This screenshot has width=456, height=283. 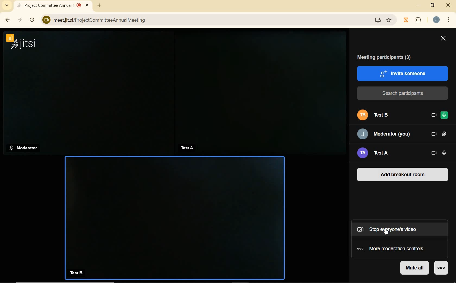 What do you see at coordinates (189, 148) in the screenshot?
I see `TestA` at bounding box center [189, 148].